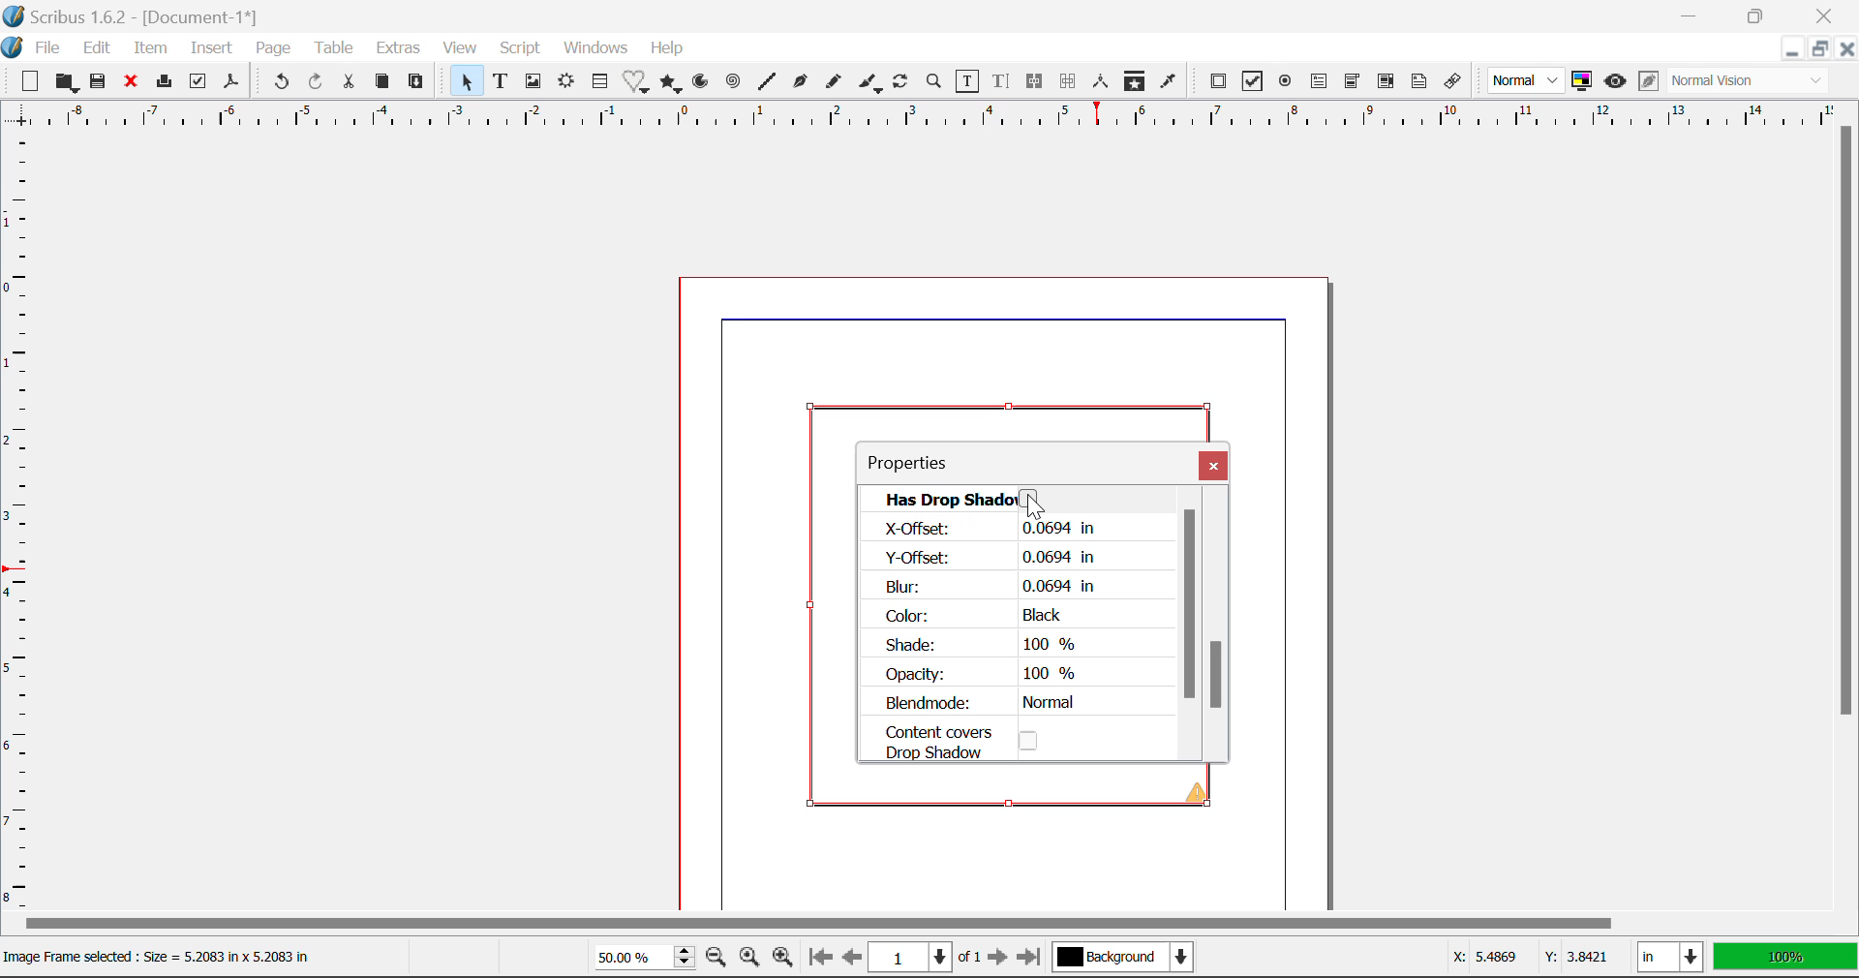 The image size is (1859, 978). What do you see at coordinates (23, 528) in the screenshot?
I see `Horizontal Page Margins` at bounding box center [23, 528].